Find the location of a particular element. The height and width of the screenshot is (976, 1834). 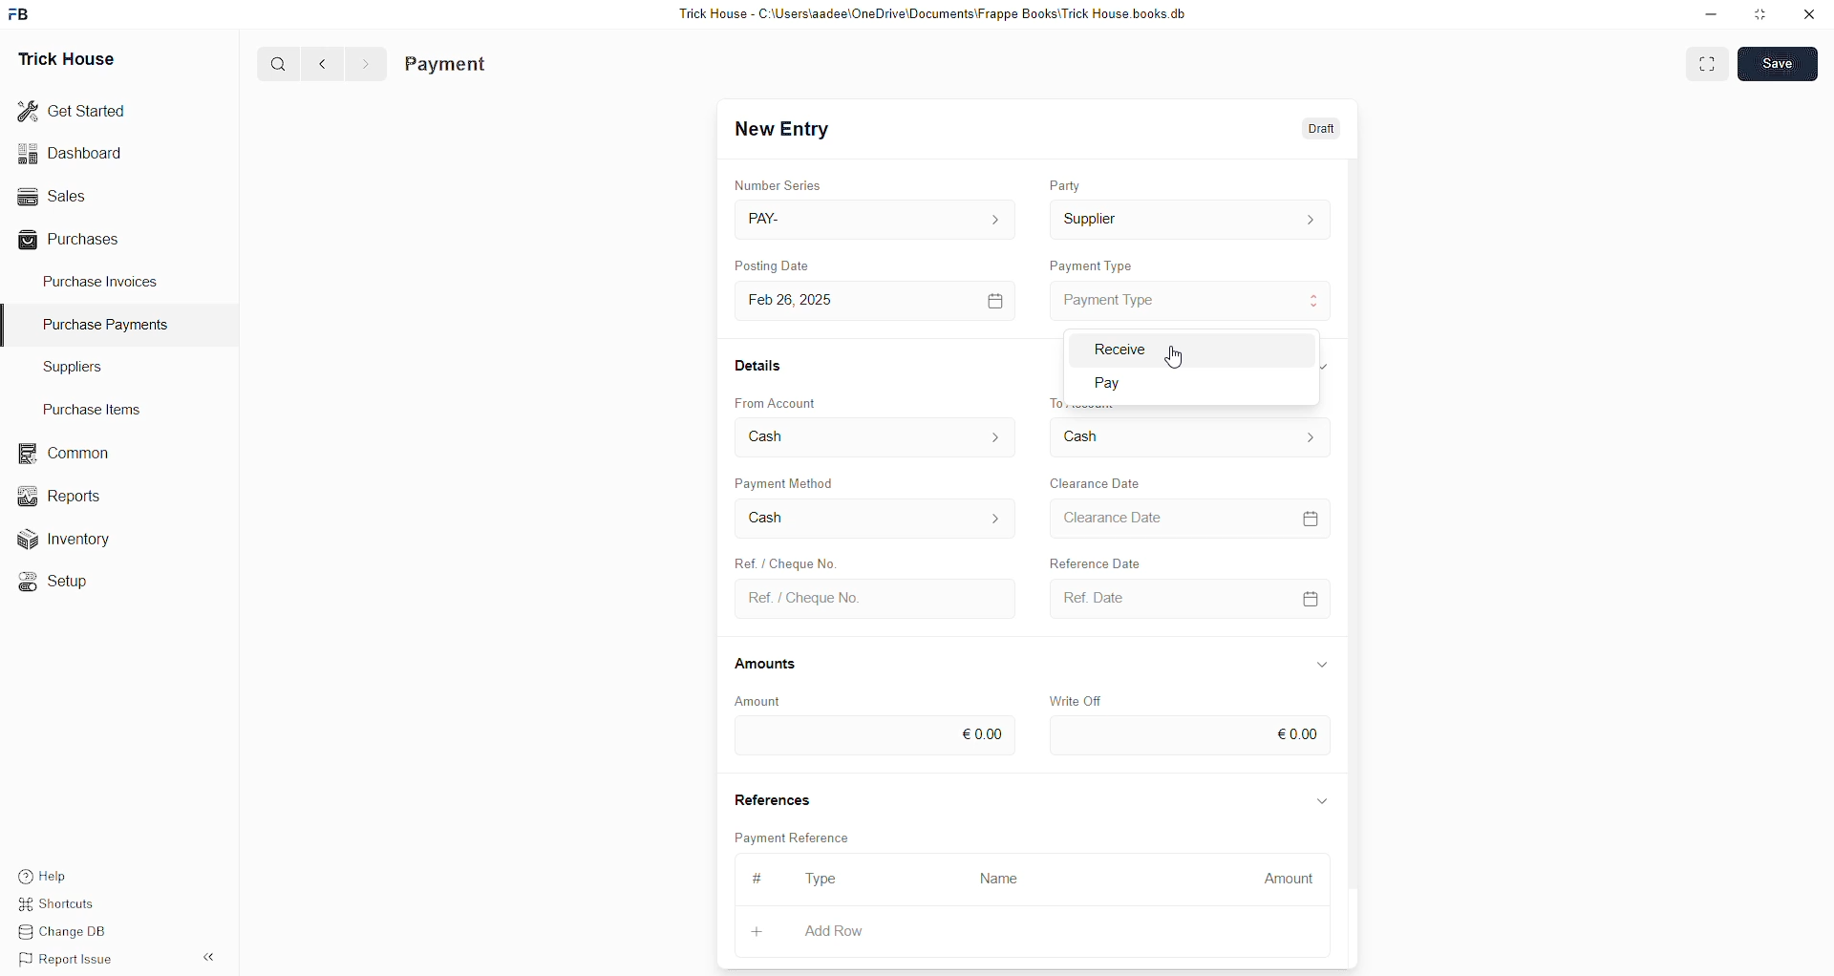

€0.00 is located at coordinates (873, 737).